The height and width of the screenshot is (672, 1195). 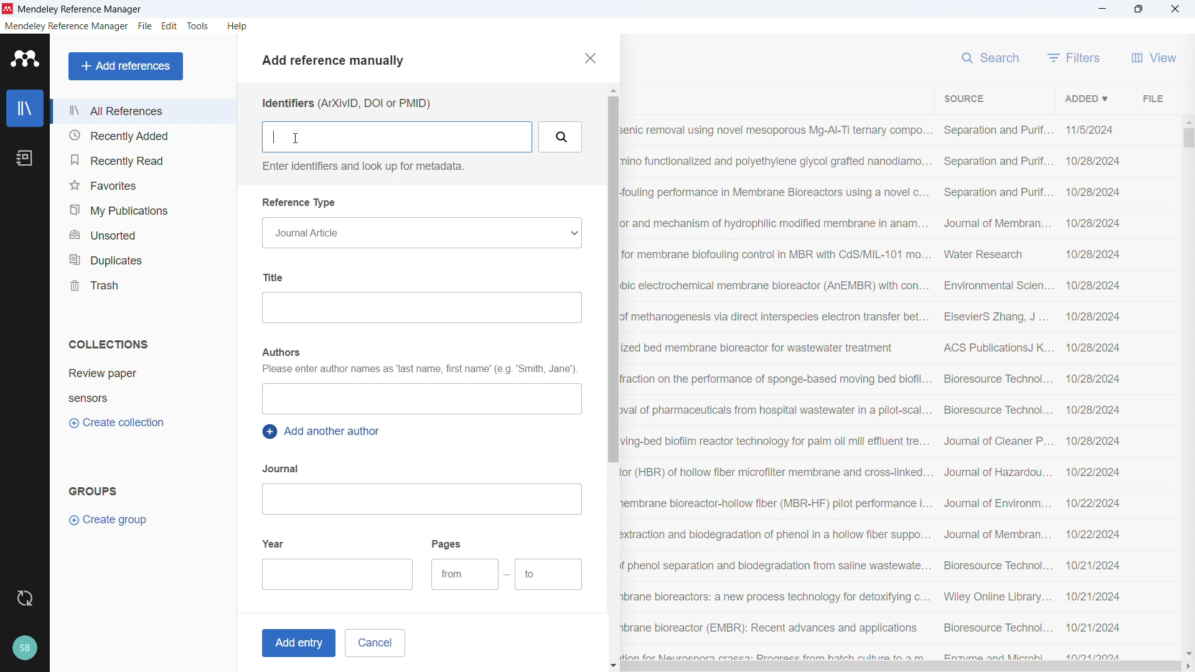 I want to click on Collection 1, so click(x=144, y=373).